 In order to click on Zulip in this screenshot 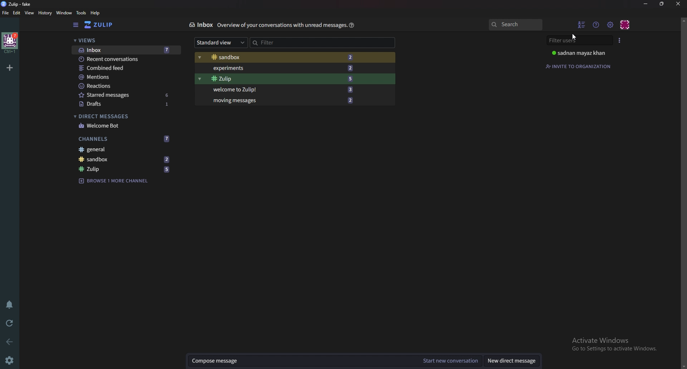, I will do `click(105, 25)`.